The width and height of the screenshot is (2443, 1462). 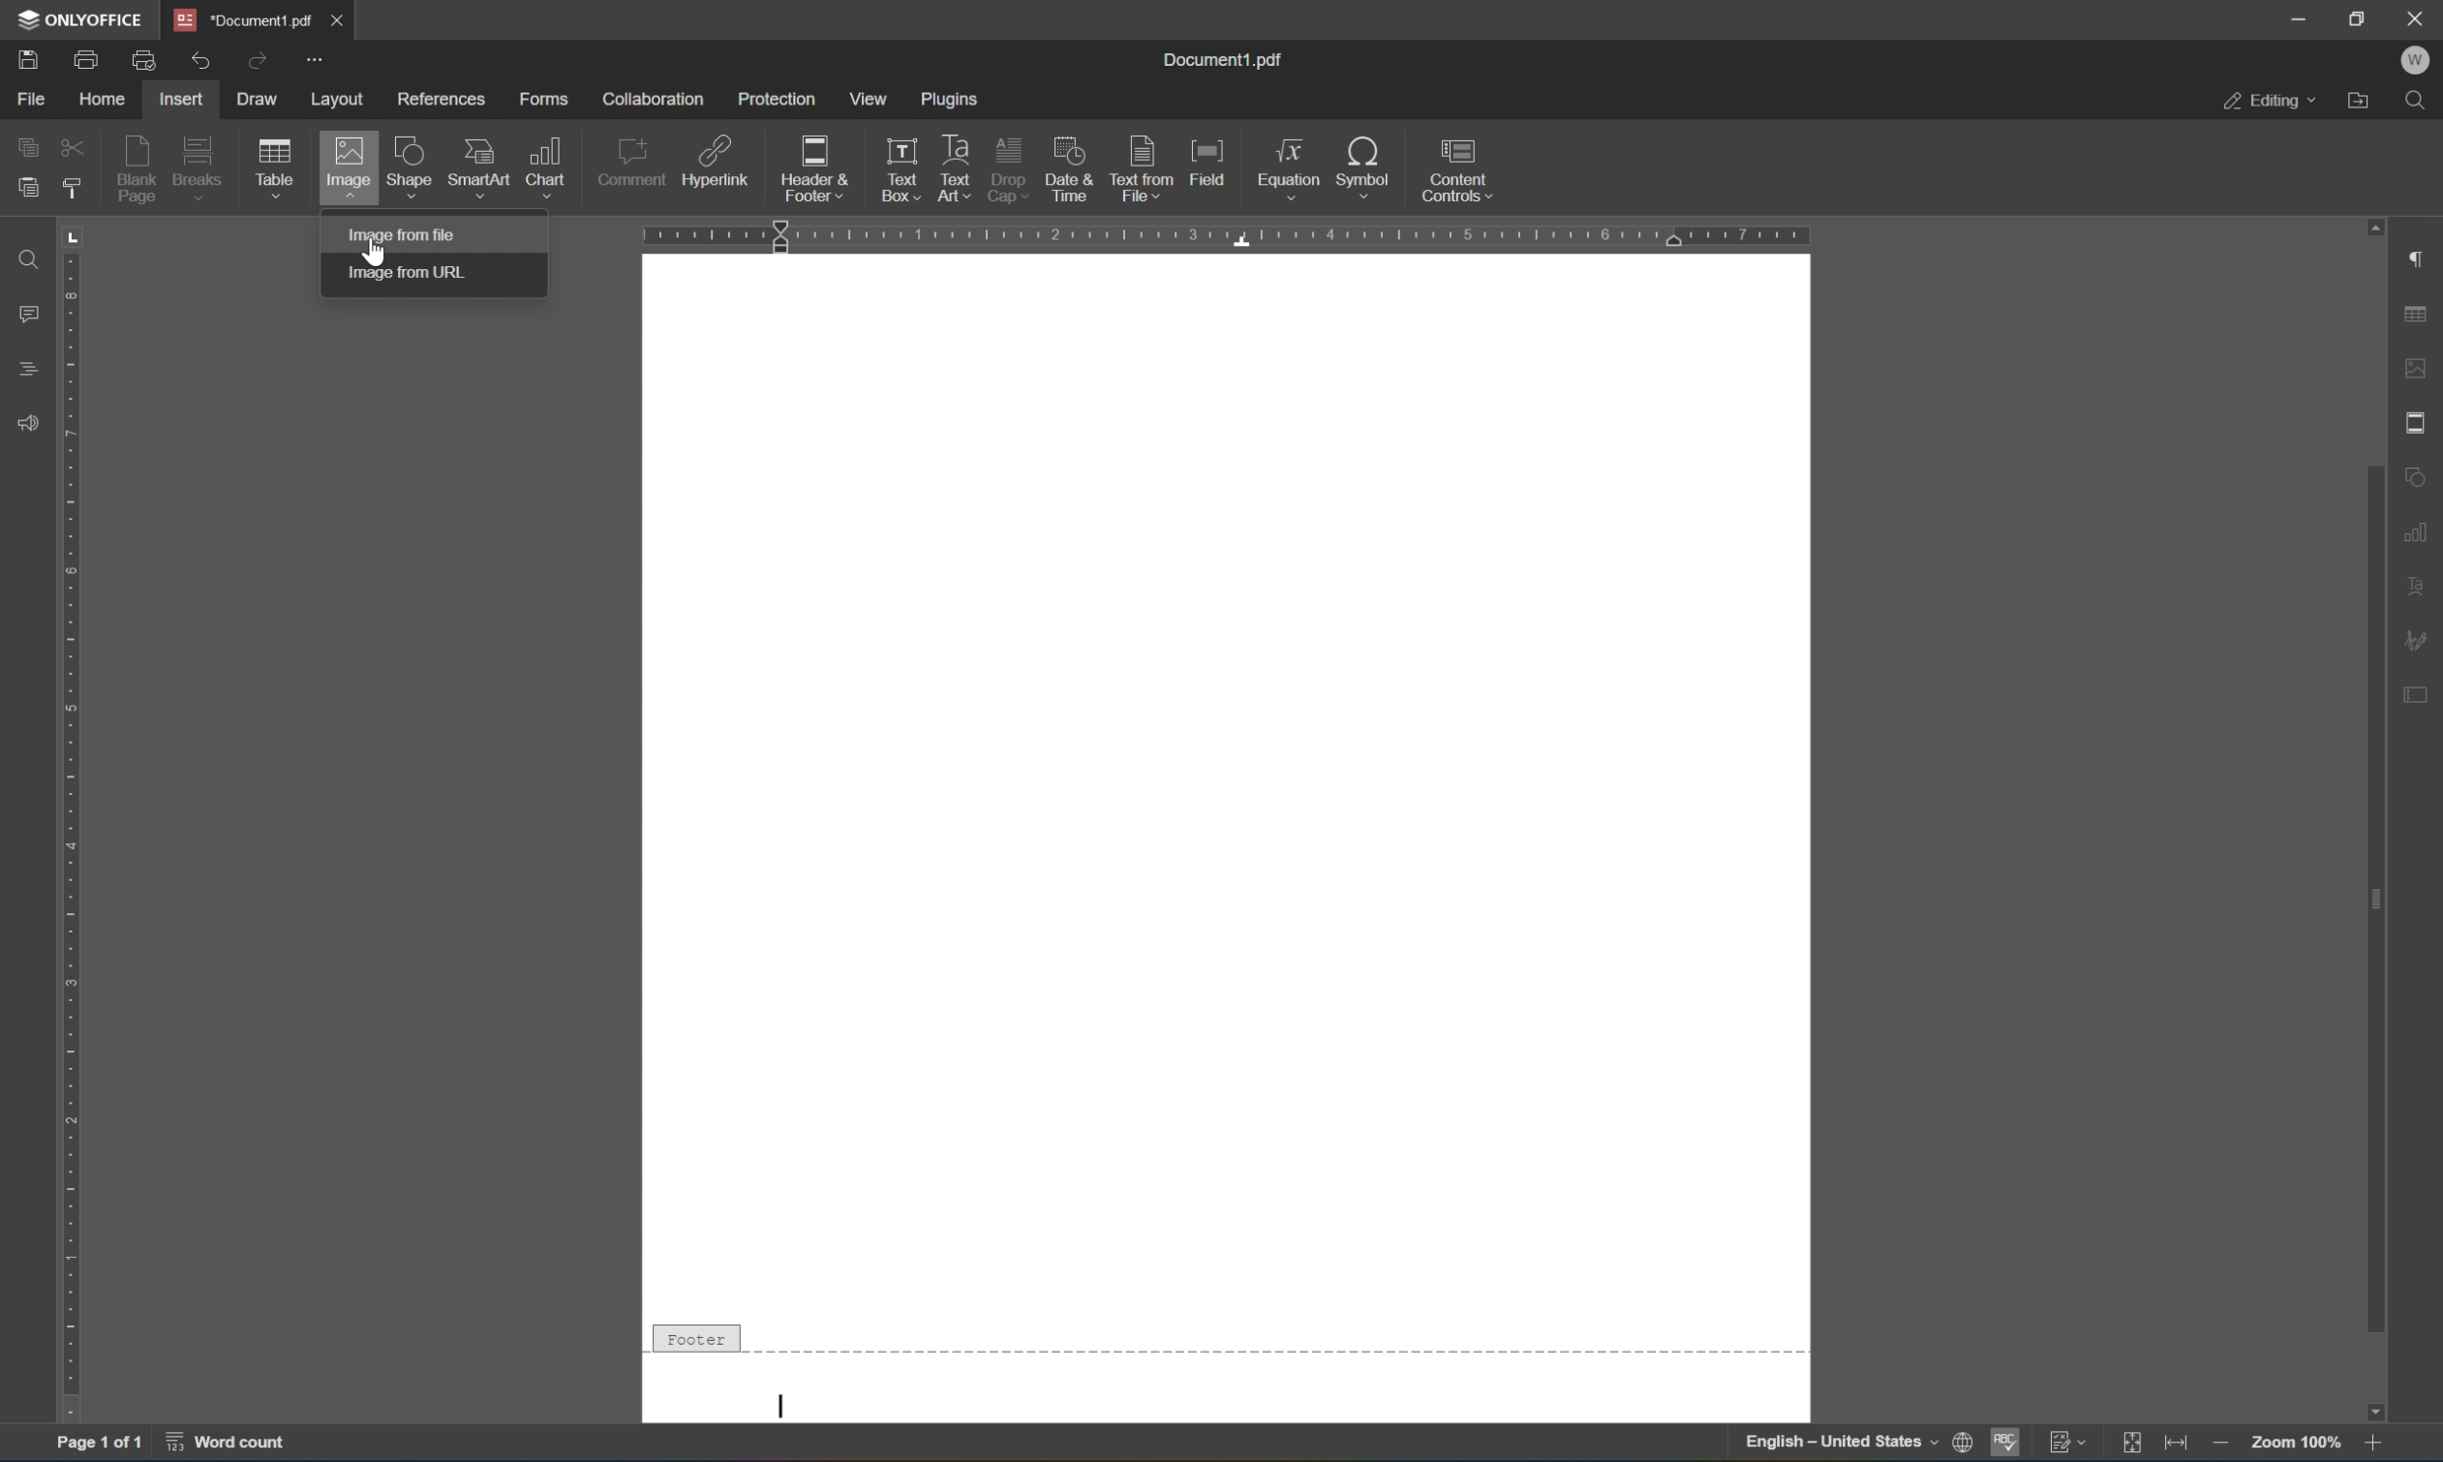 What do you see at coordinates (1291, 167) in the screenshot?
I see `equation` at bounding box center [1291, 167].